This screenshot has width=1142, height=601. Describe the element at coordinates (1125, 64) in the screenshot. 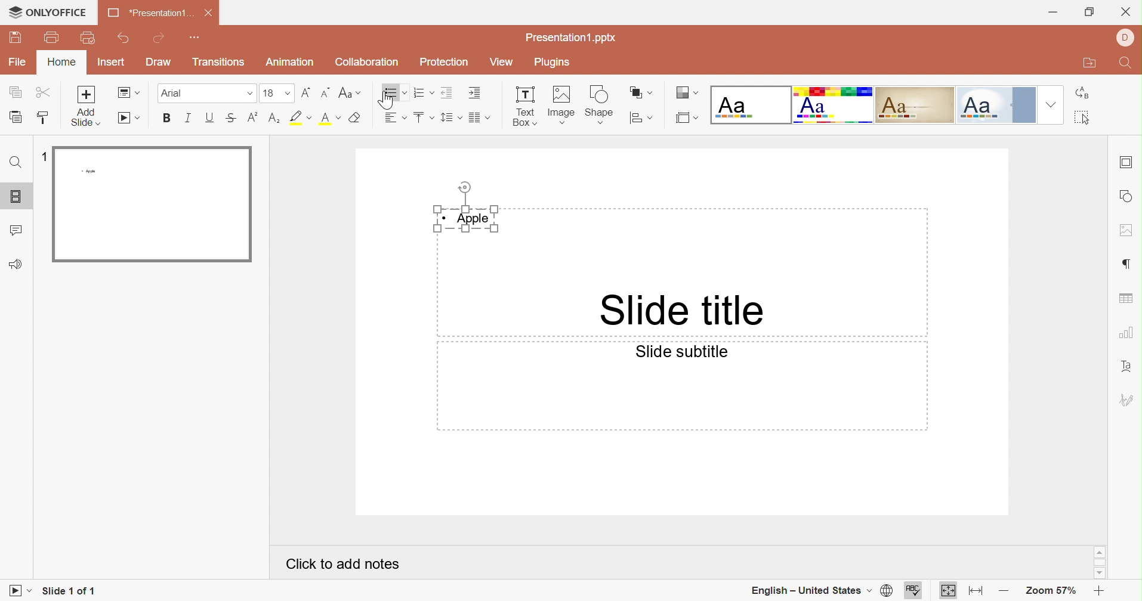

I see `Find` at that location.